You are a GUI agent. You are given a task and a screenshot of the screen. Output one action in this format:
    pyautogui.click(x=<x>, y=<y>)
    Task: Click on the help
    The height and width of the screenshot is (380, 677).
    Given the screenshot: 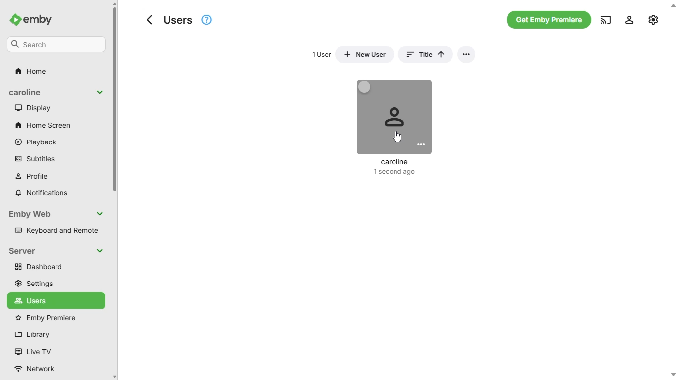 What is the action you would take?
    pyautogui.click(x=207, y=19)
    